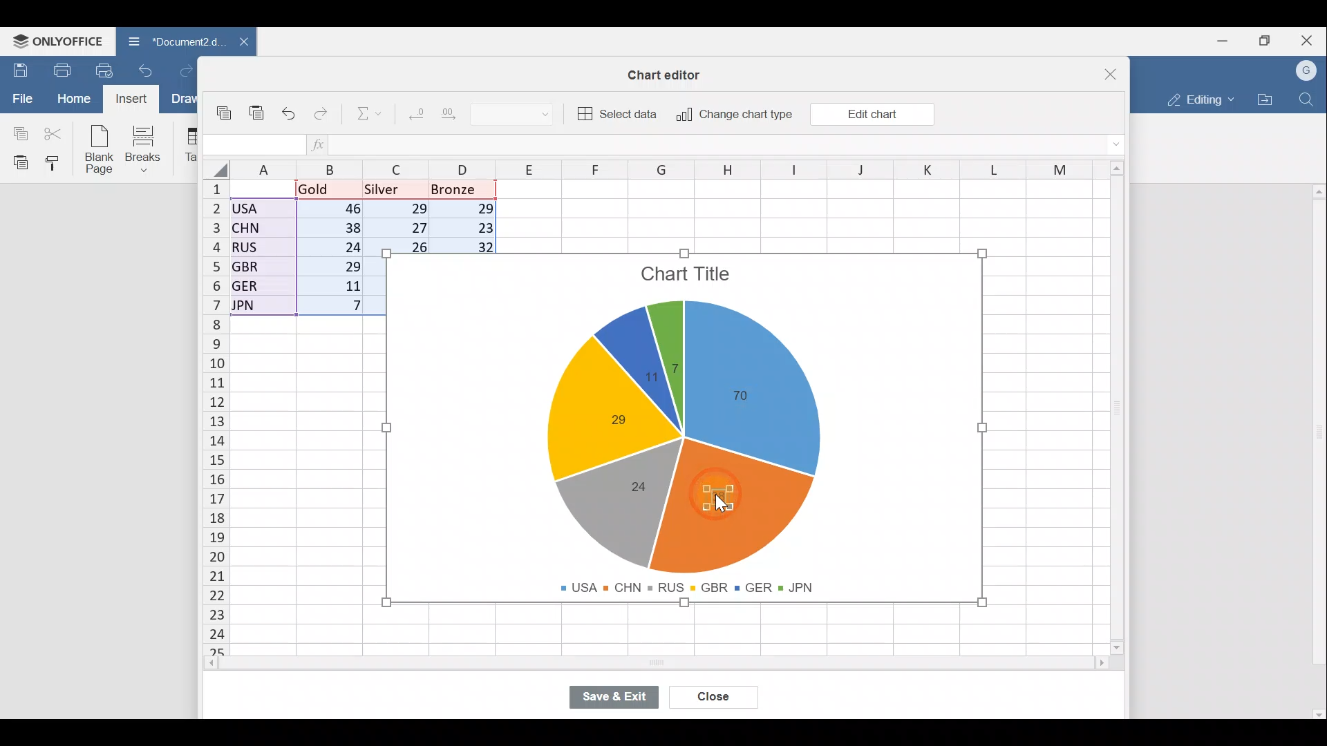 The height and width of the screenshot is (746, 1327). Describe the element at coordinates (227, 115) in the screenshot. I see `Copy` at that location.